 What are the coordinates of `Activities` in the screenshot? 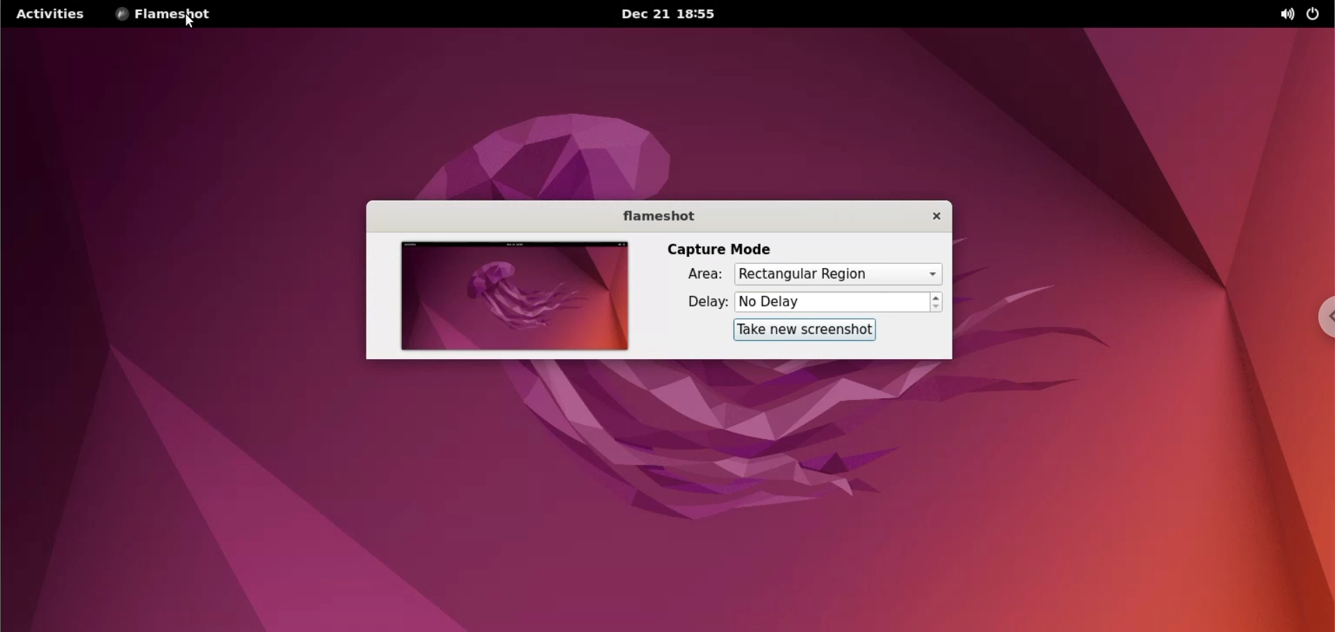 It's located at (49, 15).